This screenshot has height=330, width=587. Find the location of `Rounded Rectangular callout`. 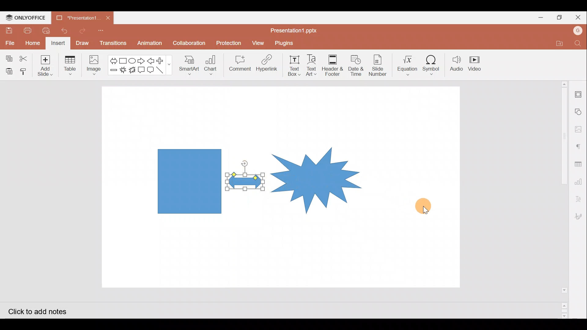

Rounded Rectangular callout is located at coordinates (152, 69).